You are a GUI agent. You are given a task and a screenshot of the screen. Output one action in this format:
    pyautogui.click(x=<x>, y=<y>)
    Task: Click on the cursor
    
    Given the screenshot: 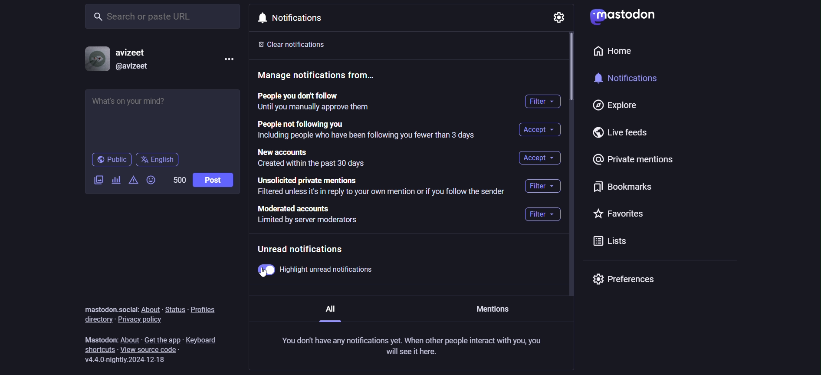 What is the action you would take?
    pyautogui.click(x=262, y=274)
    